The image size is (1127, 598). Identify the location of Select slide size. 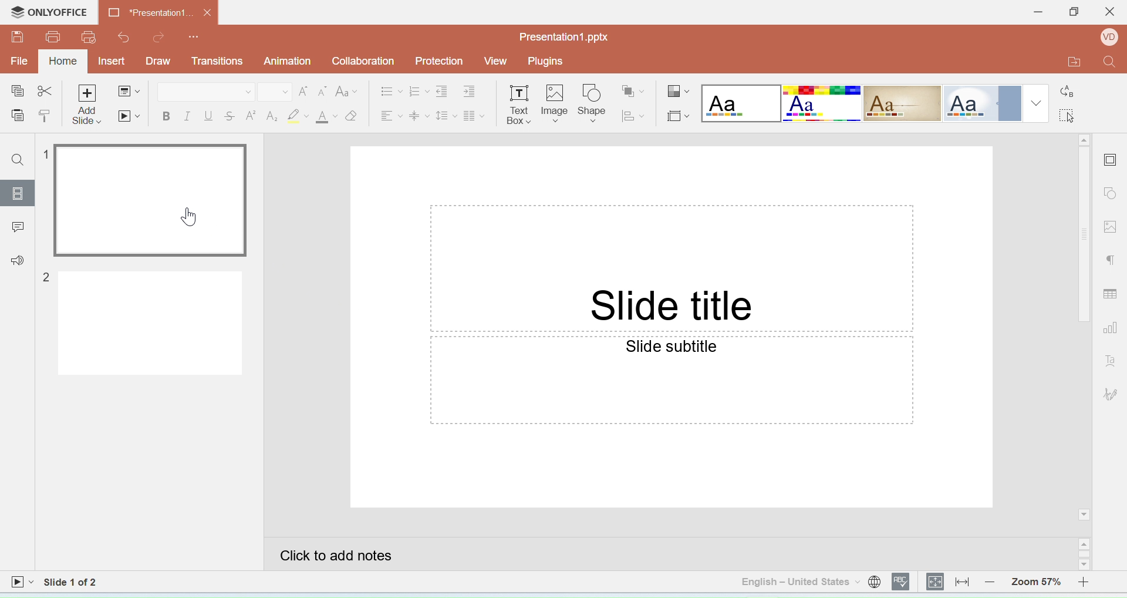
(677, 114).